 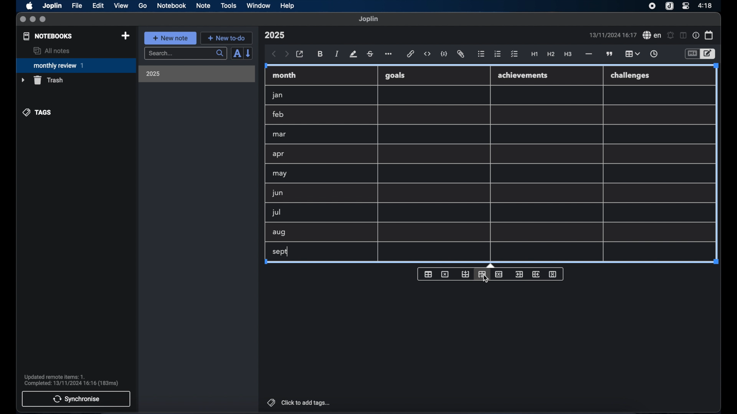 What do you see at coordinates (709, 35) in the screenshot?
I see `calendar` at bounding box center [709, 35].